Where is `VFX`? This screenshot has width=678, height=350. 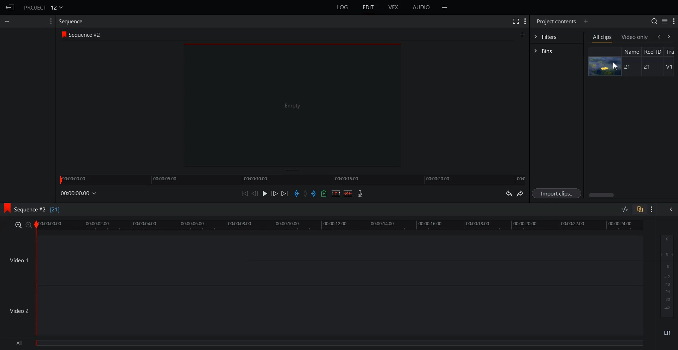
VFX is located at coordinates (394, 7).